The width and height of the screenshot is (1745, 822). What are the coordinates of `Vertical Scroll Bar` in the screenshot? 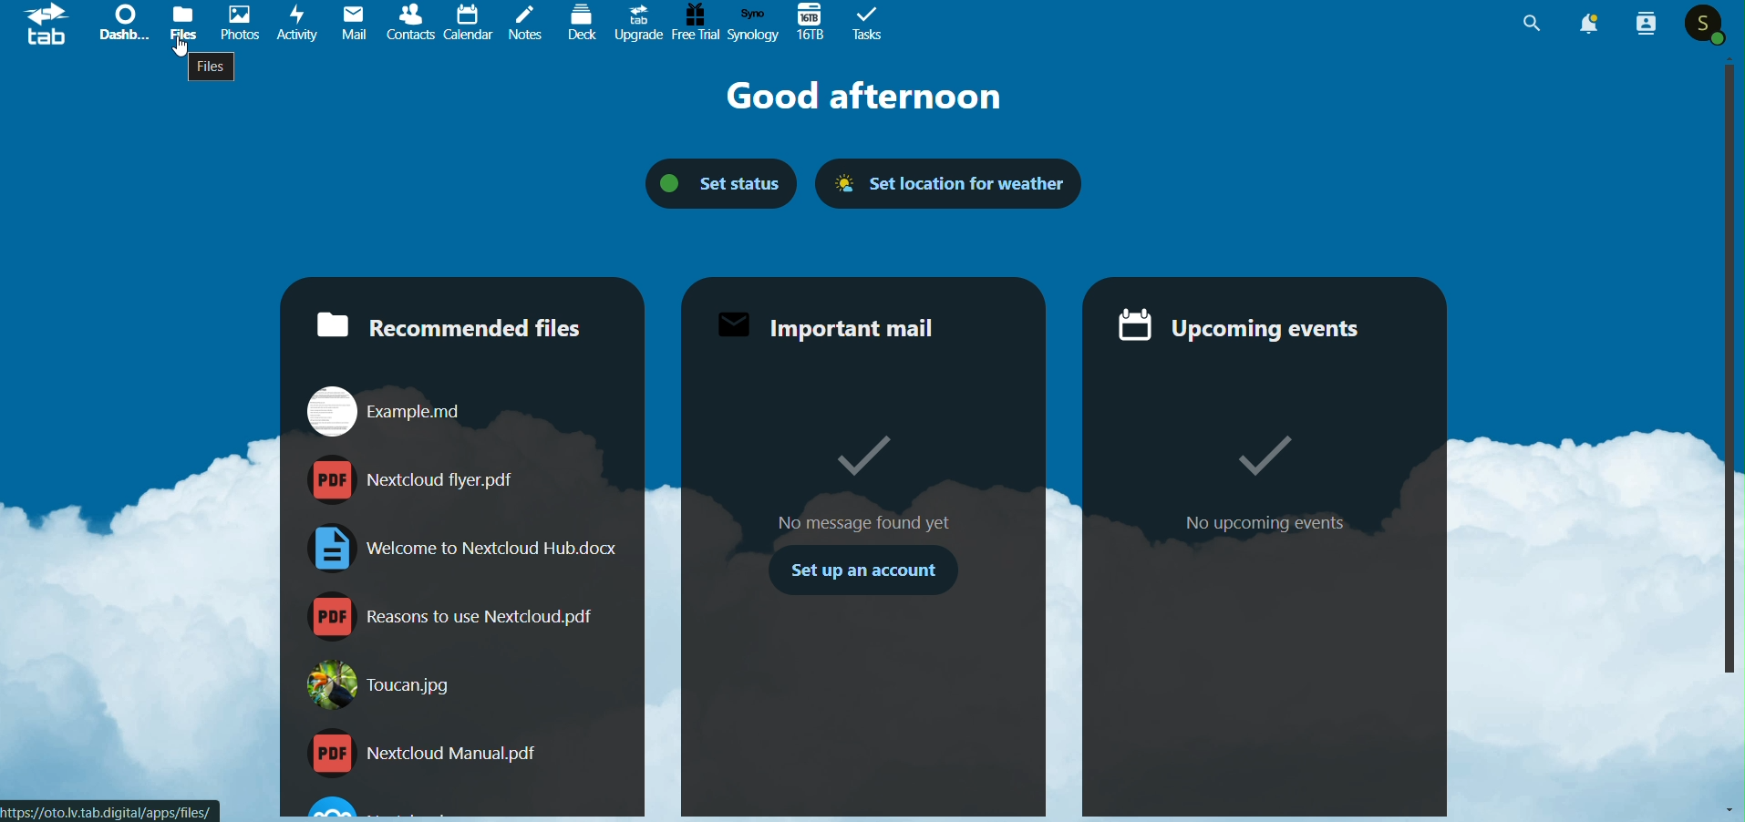 It's located at (1730, 375).